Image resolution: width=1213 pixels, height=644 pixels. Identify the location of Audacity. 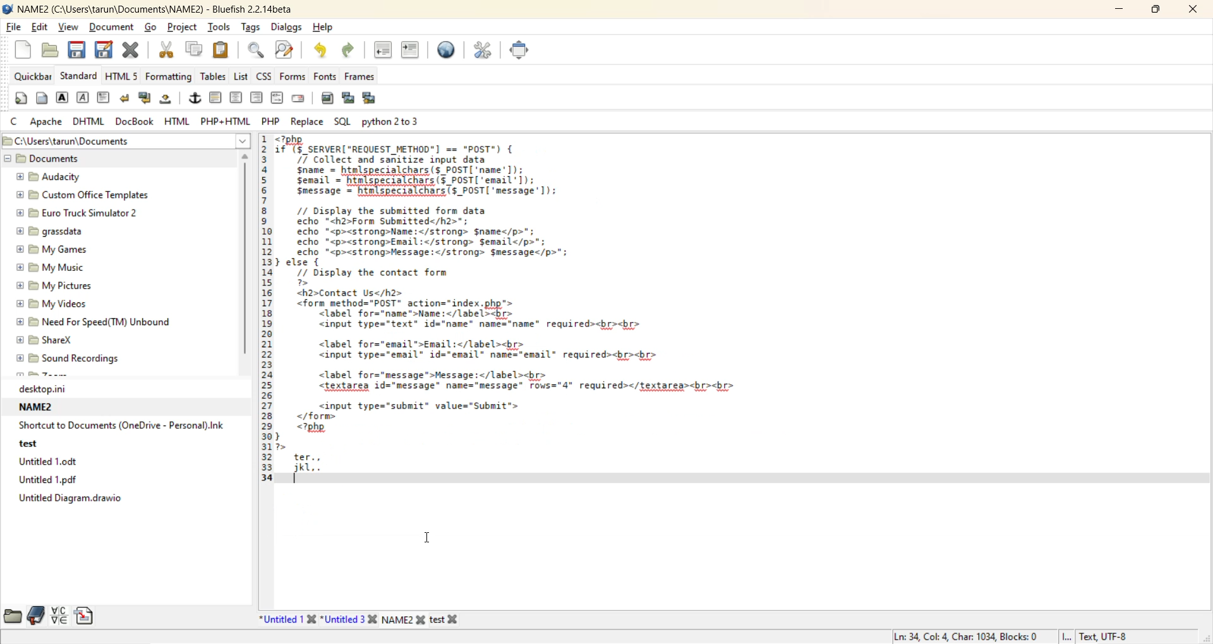
(60, 177).